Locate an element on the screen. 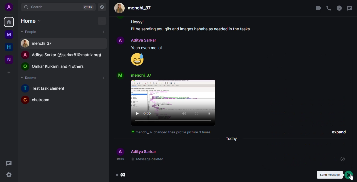 This screenshot has height=182, width=357. message deleted is located at coordinates (148, 160).